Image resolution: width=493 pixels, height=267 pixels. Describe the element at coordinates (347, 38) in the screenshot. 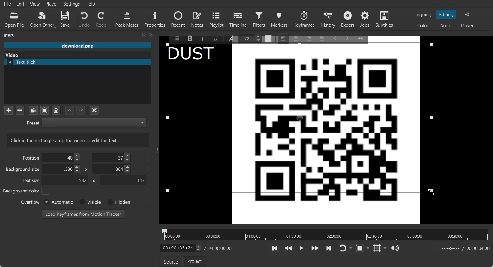

I see `Insert Indent` at that location.